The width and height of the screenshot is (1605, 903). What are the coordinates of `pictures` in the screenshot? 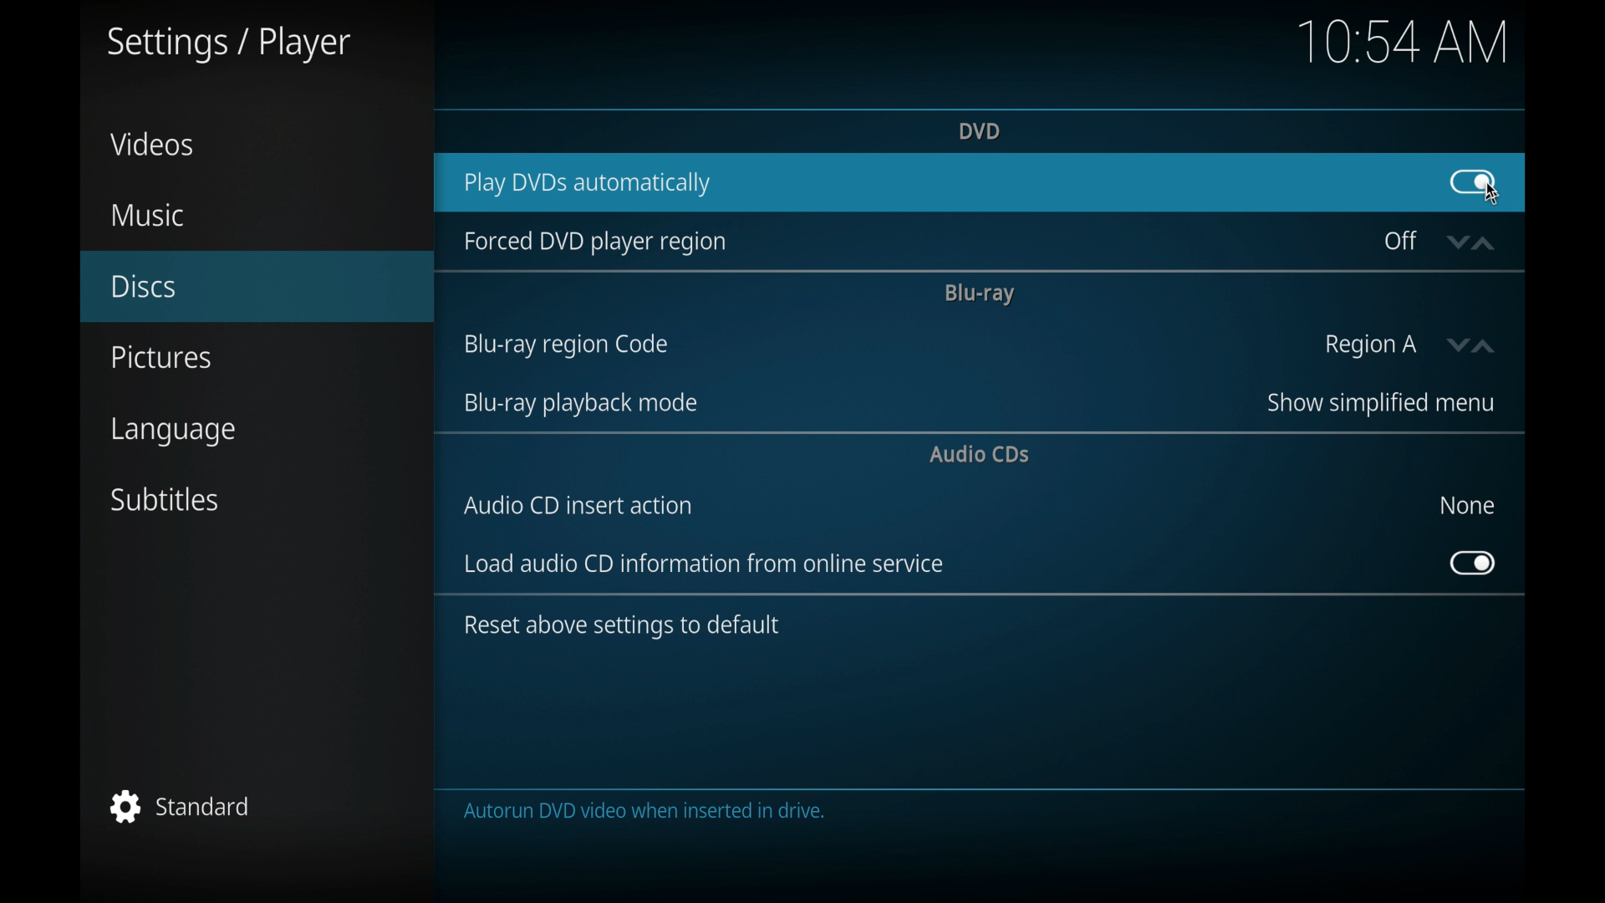 It's located at (160, 358).